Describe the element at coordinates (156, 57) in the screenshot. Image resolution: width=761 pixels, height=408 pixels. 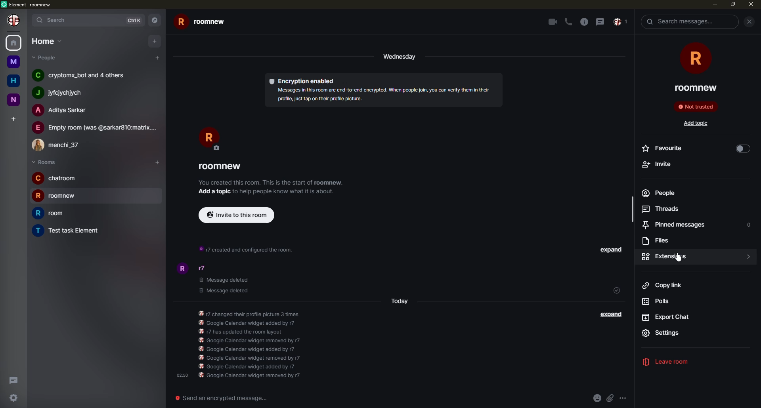
I see `add` at that location.